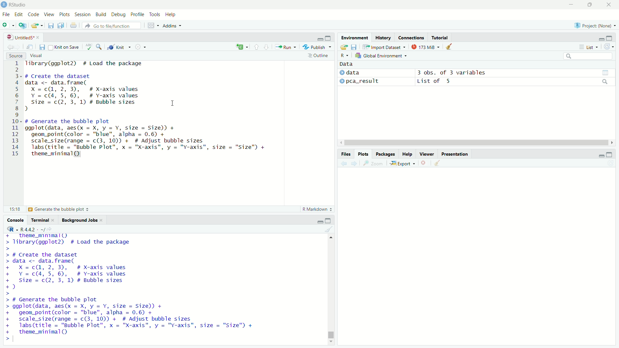  What do you see at coordinates (138, 15) in the screenshot?
I see `profile` at bounding box center [138, 15].